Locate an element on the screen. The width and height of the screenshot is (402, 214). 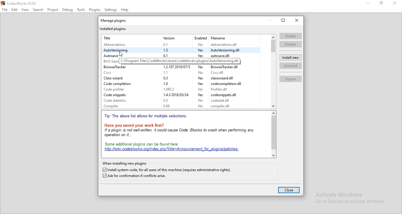
Ask for confirmation if conflicts arise. is located at coordinates (138, 176).